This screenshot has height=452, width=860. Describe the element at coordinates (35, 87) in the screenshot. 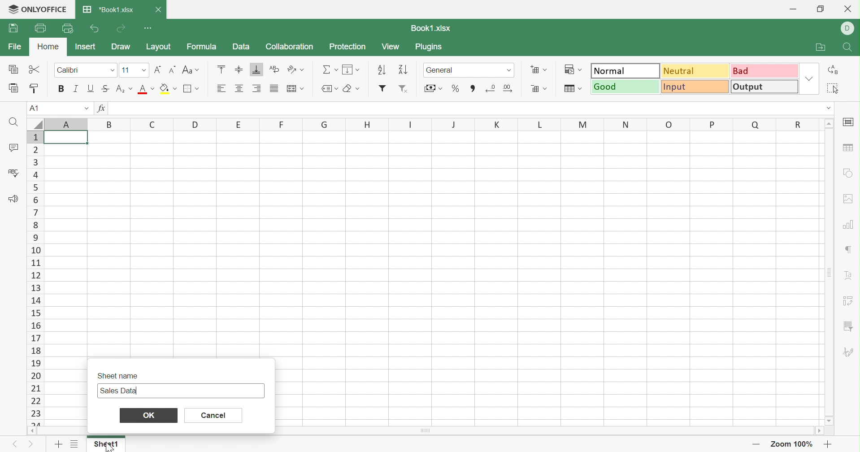

I see `Copy Style` at that location.